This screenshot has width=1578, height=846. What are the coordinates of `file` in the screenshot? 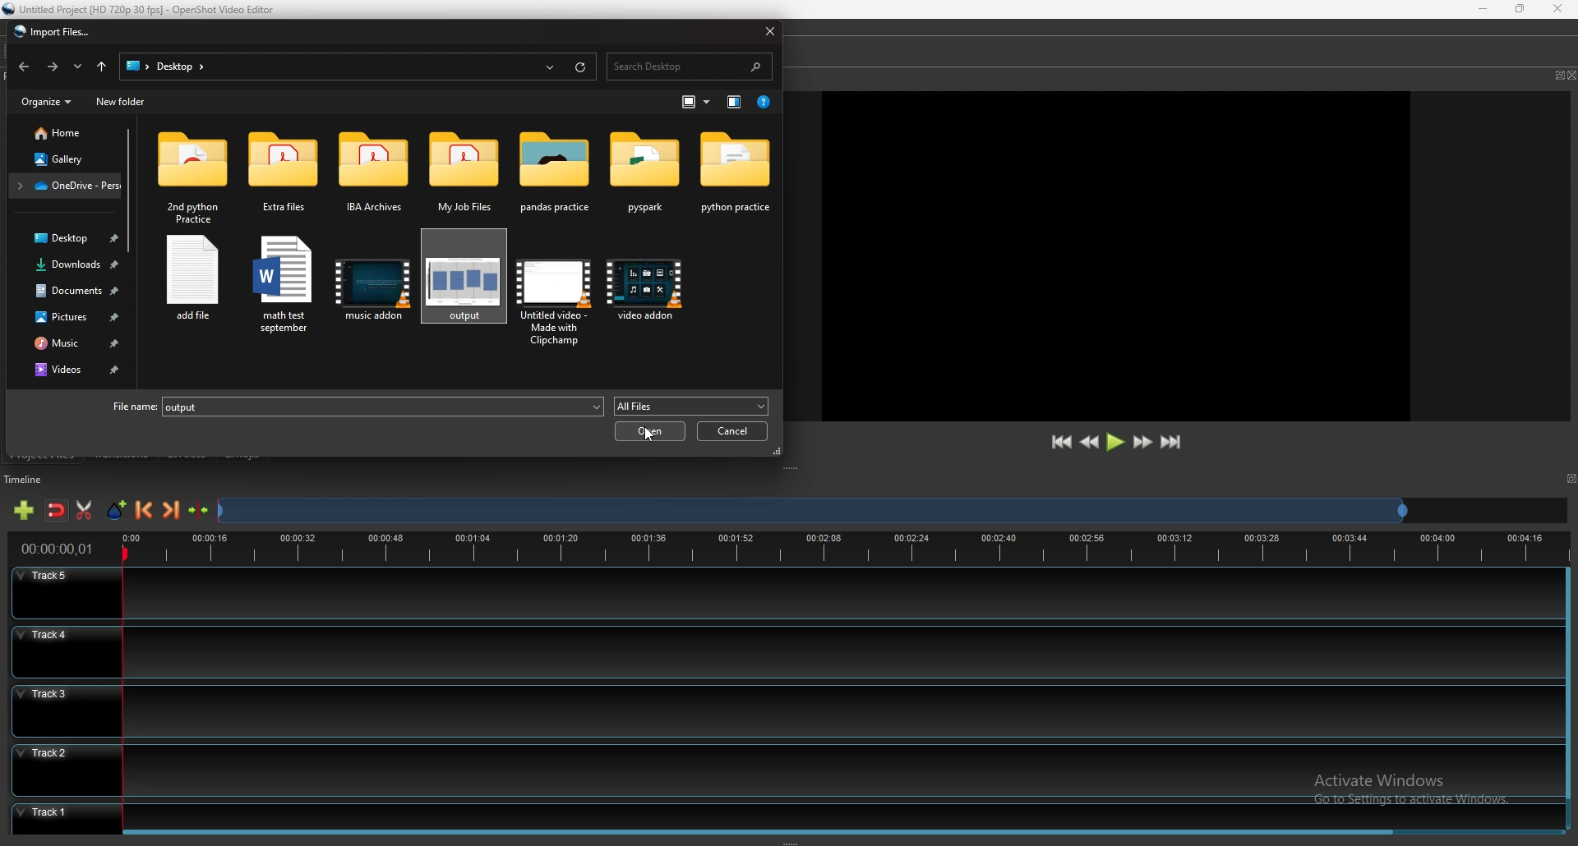 It's located at (639, 291).